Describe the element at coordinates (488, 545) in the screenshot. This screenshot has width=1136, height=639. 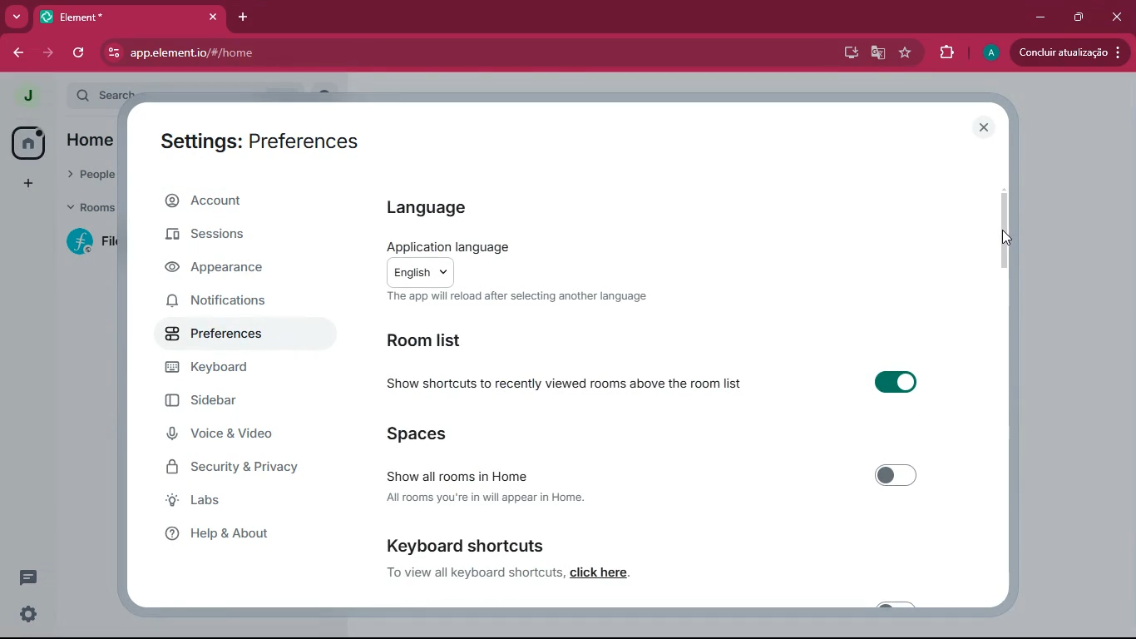
I see `keyboard shortcuts` at that location.